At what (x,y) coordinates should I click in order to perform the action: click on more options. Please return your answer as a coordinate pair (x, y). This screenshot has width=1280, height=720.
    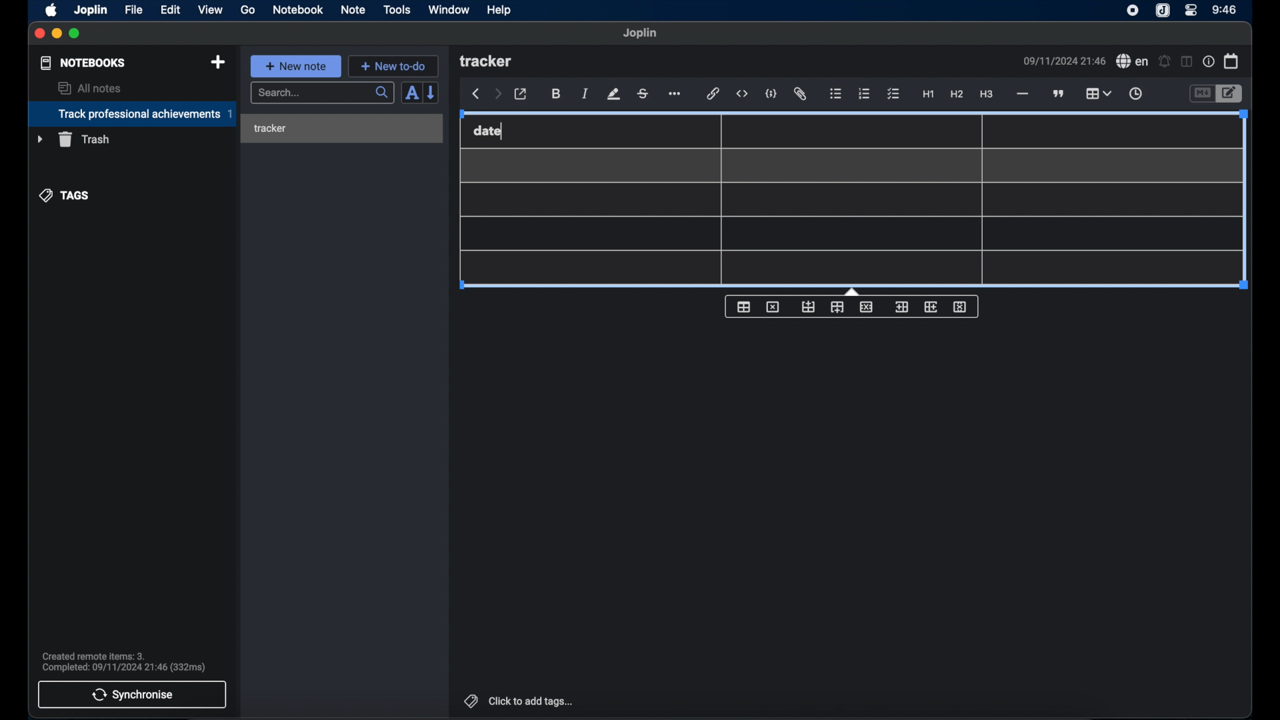
    Looking at the image, I should click on (676, 94).